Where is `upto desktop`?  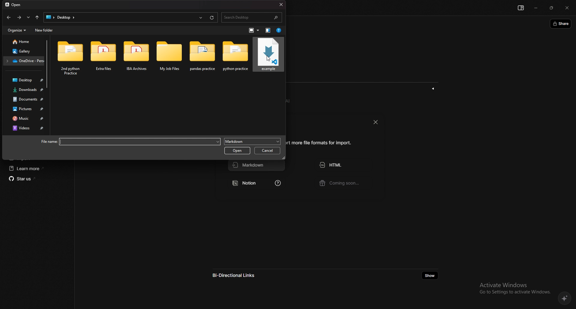 upto desktop is located at coordinates (37, 18).